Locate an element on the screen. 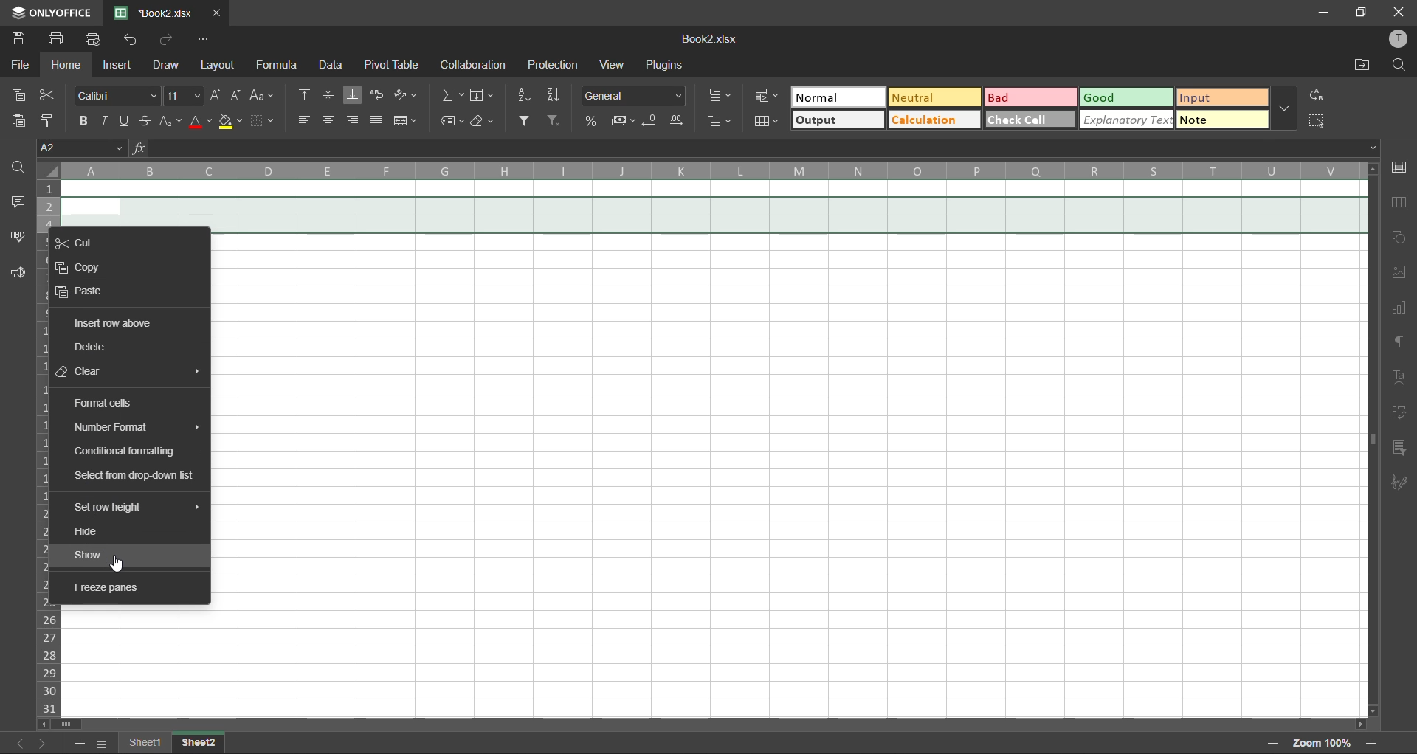  insert is located at coordinates (118, 63).